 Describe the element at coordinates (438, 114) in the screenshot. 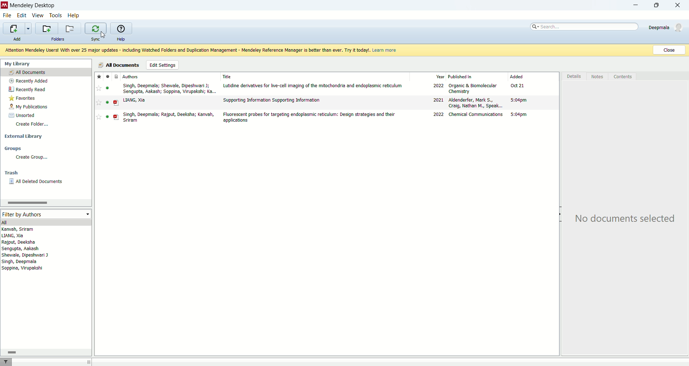

I see `2022` at that location.